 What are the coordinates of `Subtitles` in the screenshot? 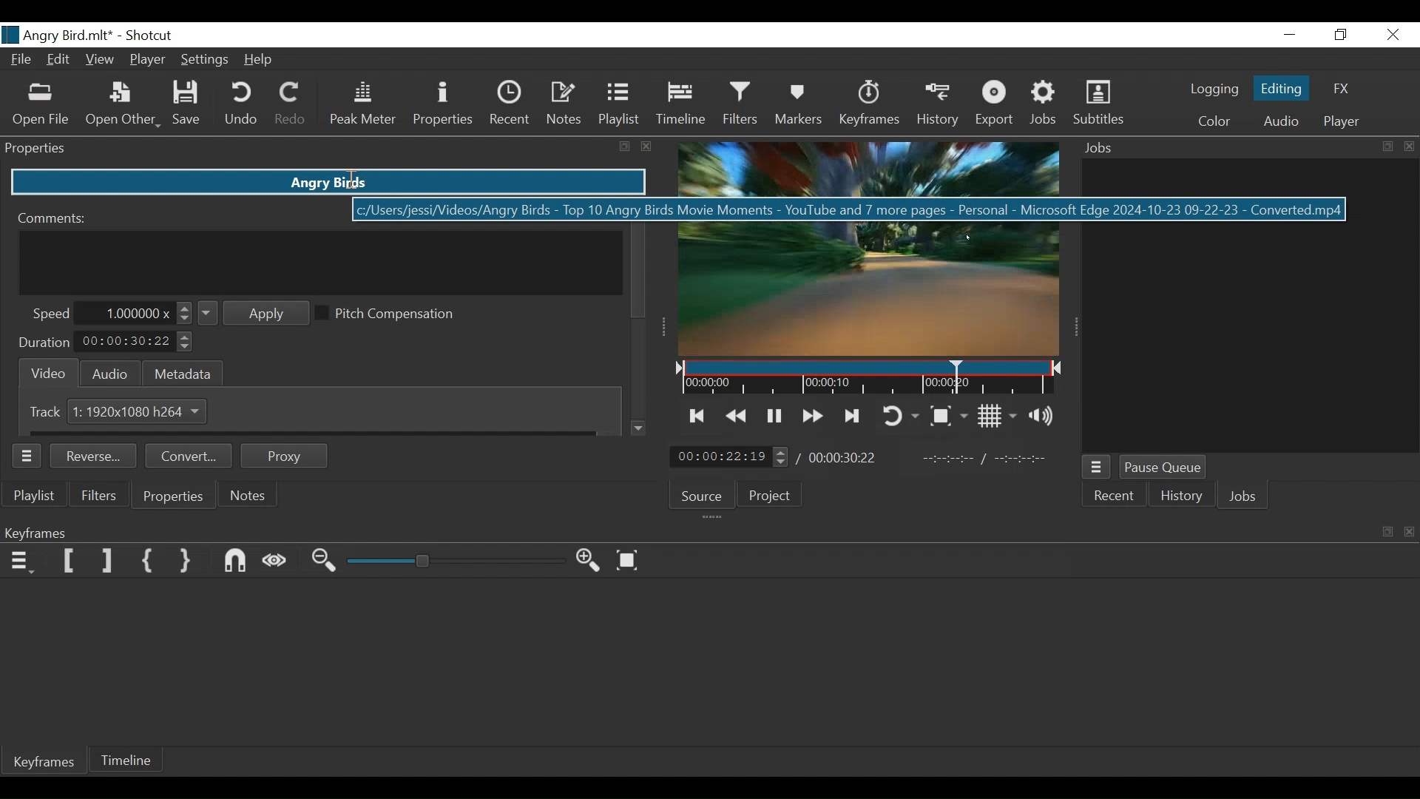 It's located at (1098, 104).